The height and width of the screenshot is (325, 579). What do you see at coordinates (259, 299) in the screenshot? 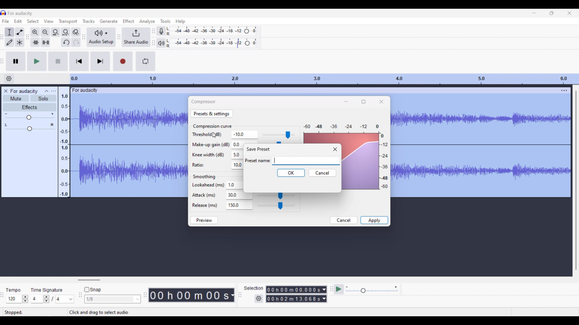
I see `Settings` at bounding box center [259, 299].